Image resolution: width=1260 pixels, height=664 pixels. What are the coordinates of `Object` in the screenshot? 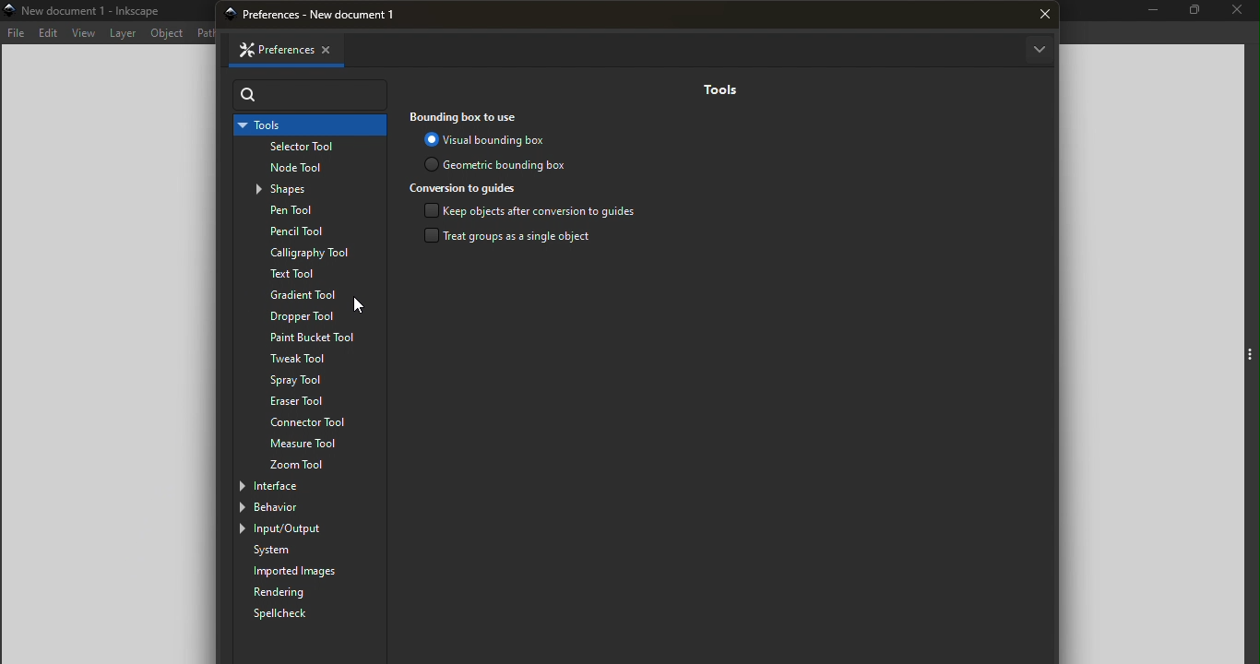 It's located at (169, 33).